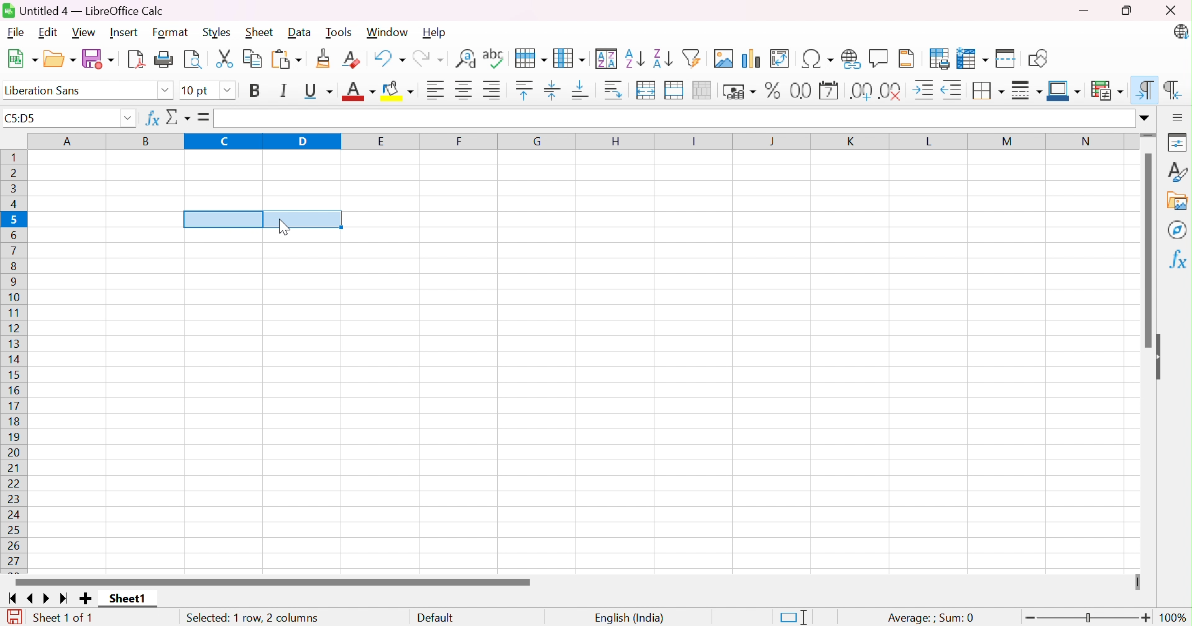 The image size is (1192, 626). Describe the element at coordinates (800, 90) in the screenshot. I see `Format as Number` at that location.